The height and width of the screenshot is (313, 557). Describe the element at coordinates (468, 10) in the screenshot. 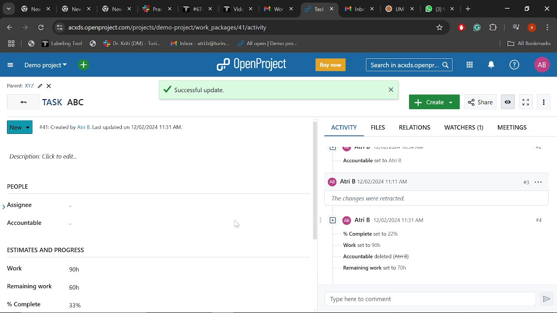

I see `Add new tab` at that location.